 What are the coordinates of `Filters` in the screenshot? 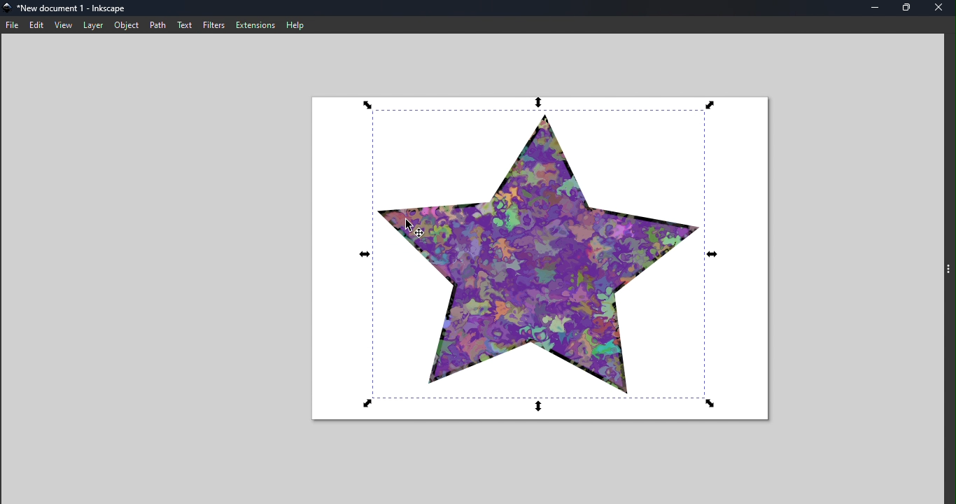 It's located at (213, 24).